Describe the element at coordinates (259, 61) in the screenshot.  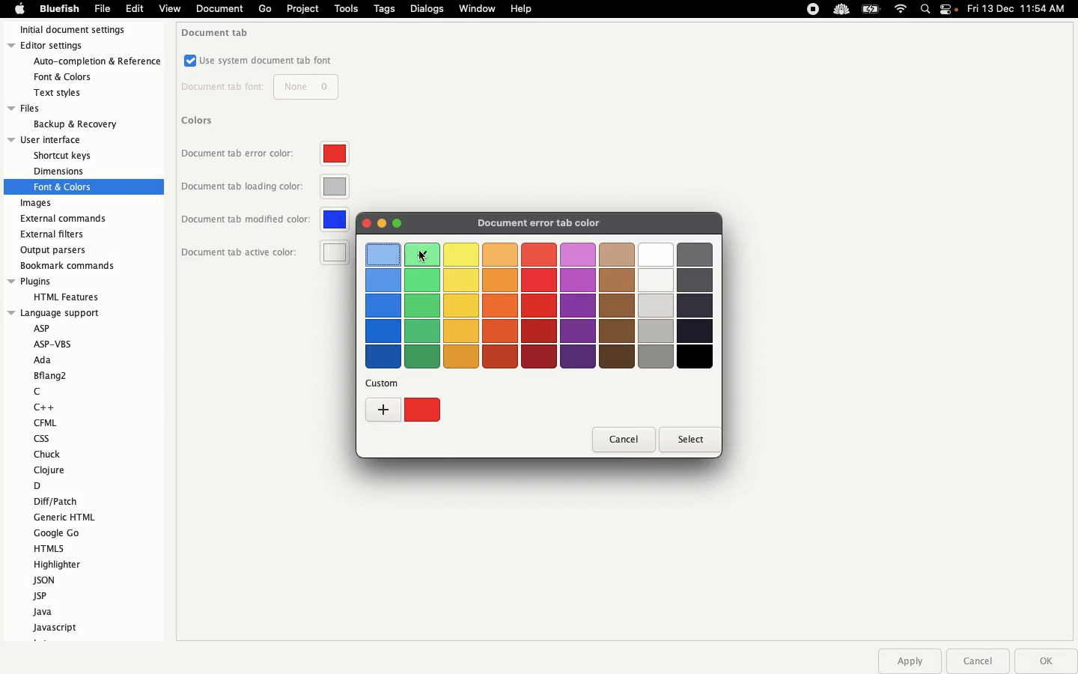
I see `Use system document tab font` at that location.